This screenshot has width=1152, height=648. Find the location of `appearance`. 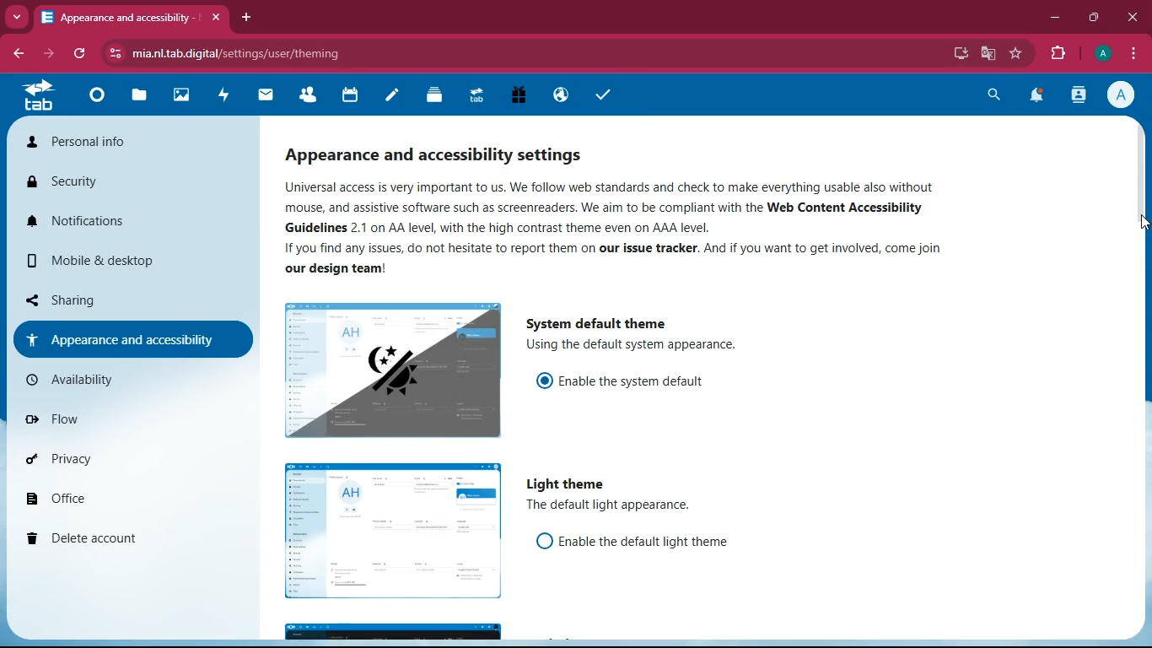

appearance is located at coordinates (131, 338).